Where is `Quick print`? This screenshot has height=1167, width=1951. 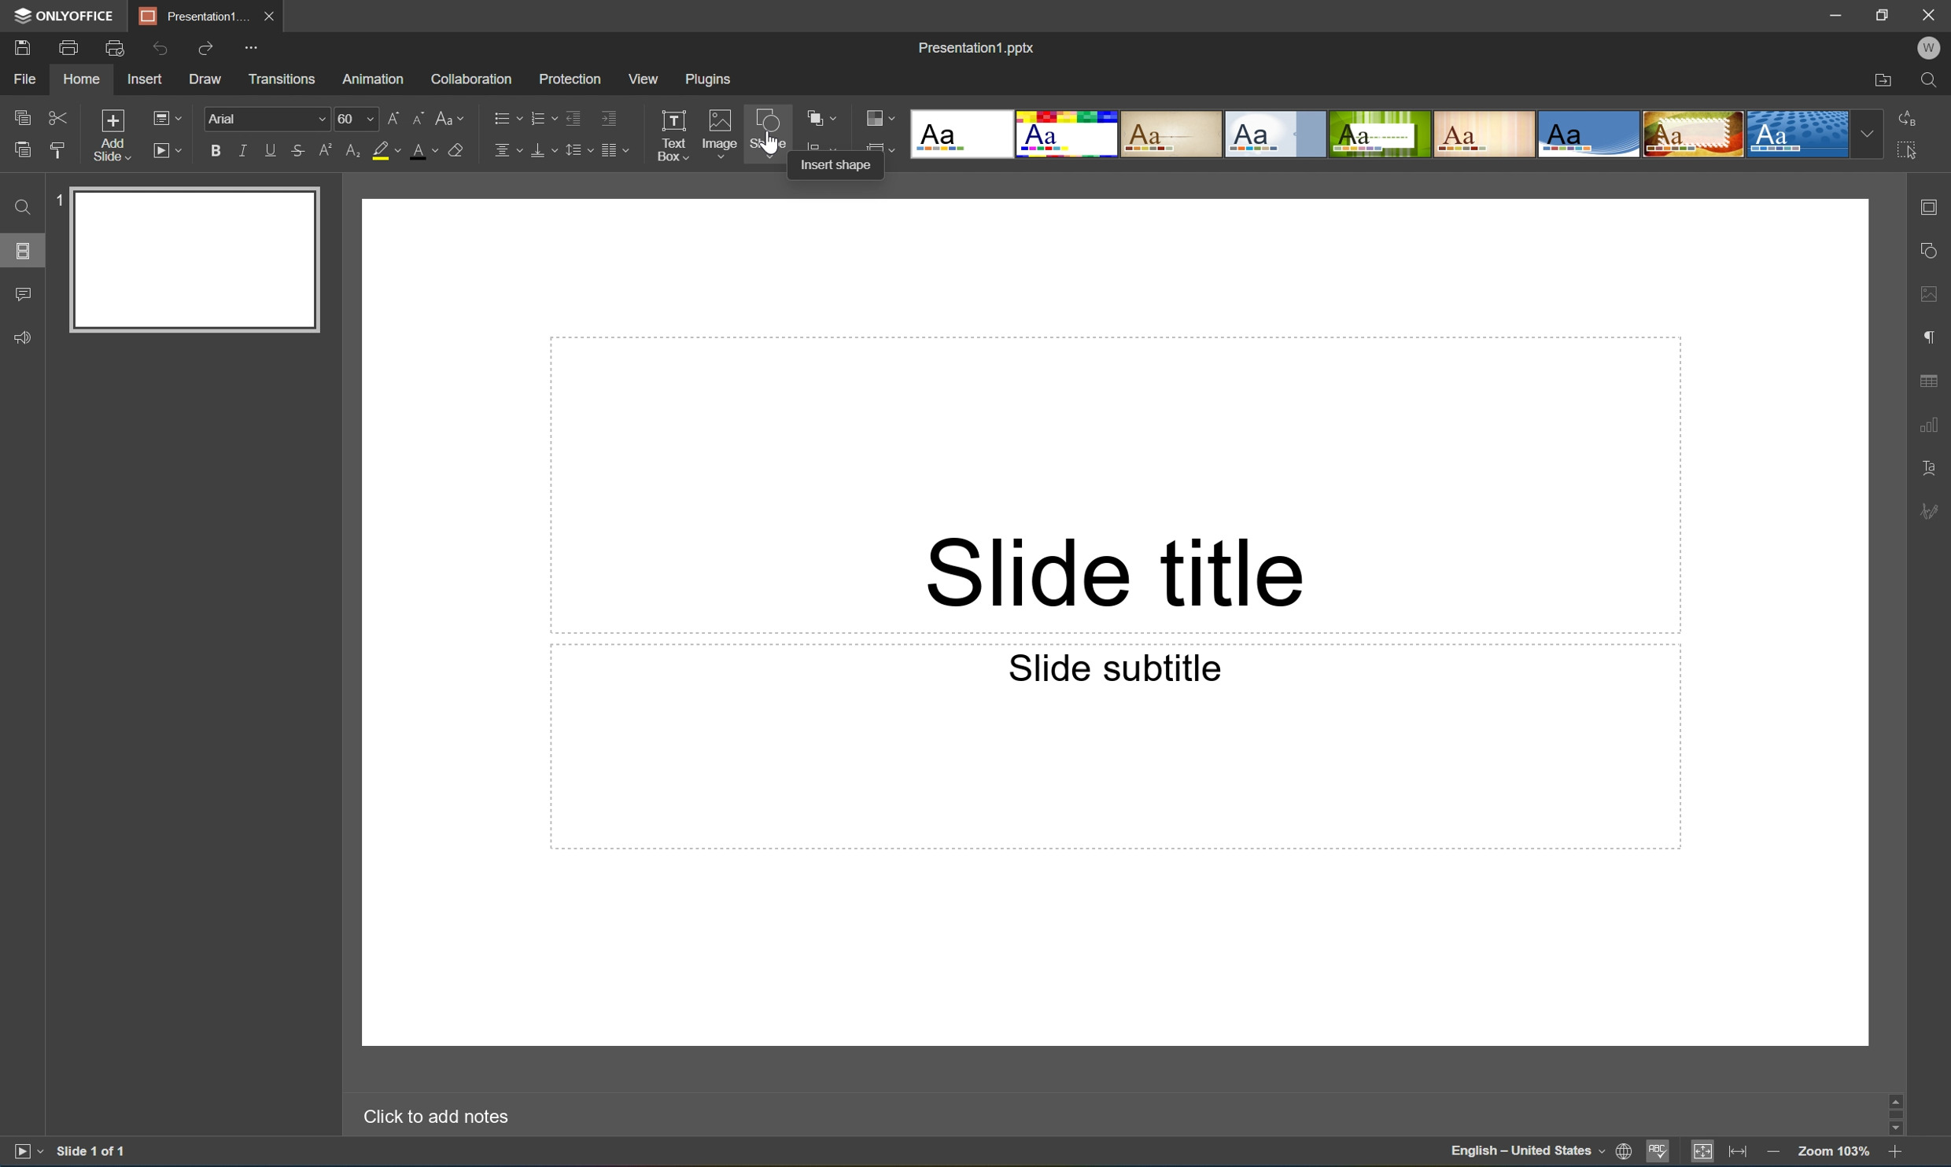 Quick print is located at coordinates (115, 47).